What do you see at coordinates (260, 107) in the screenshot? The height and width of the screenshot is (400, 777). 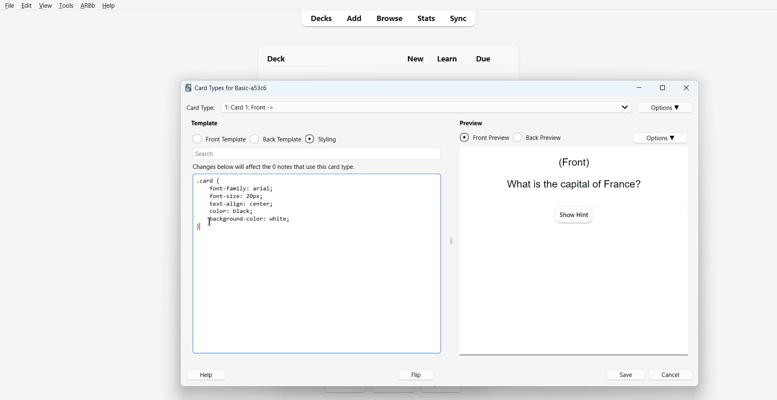 I see `Card Type: 1: Card 1: Front -> Back` at bounding box center [260, 107].